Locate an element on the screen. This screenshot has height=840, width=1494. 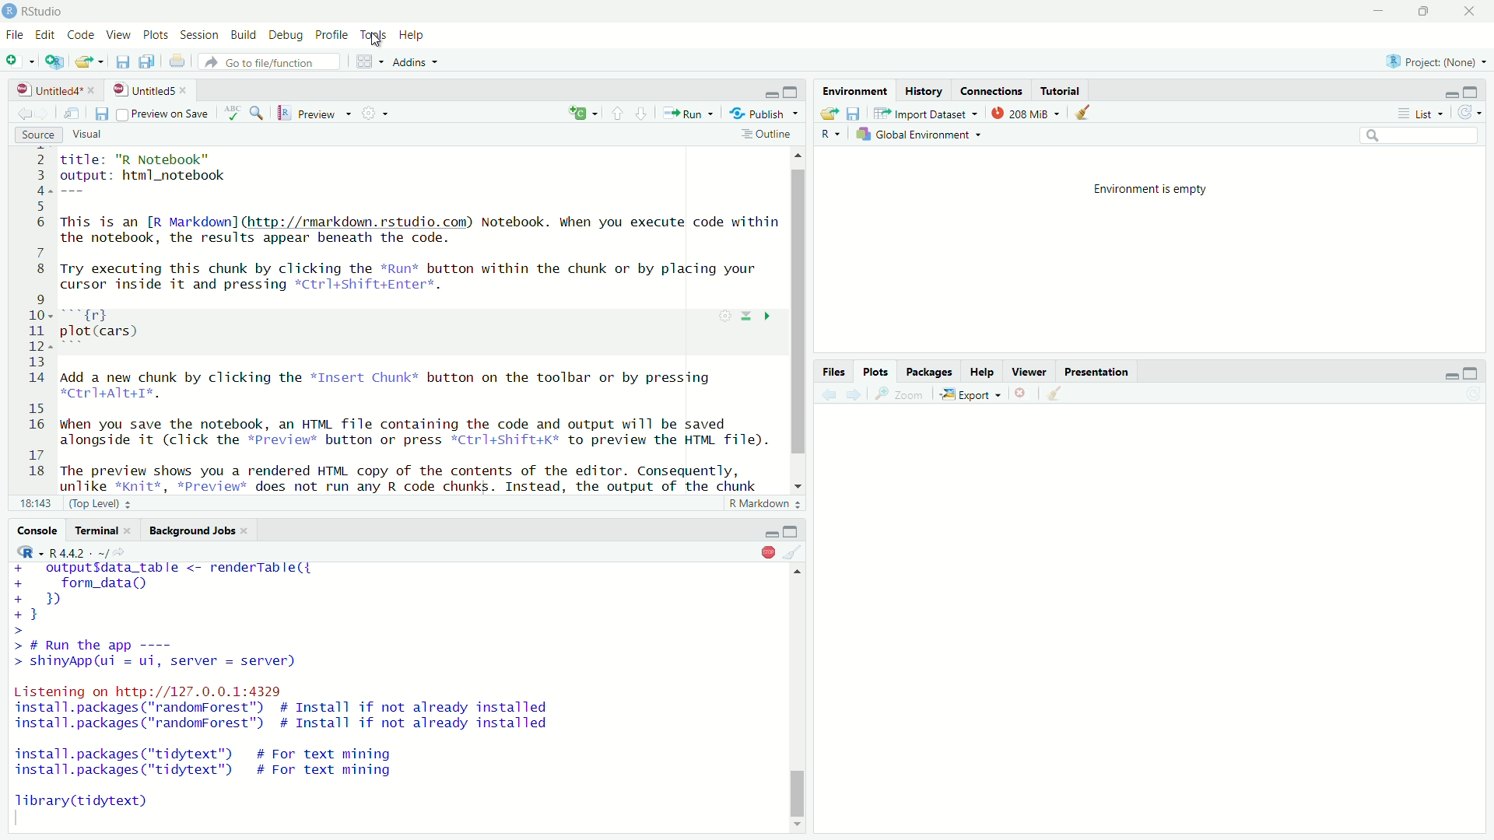
R is located at coordinates (827, 135).